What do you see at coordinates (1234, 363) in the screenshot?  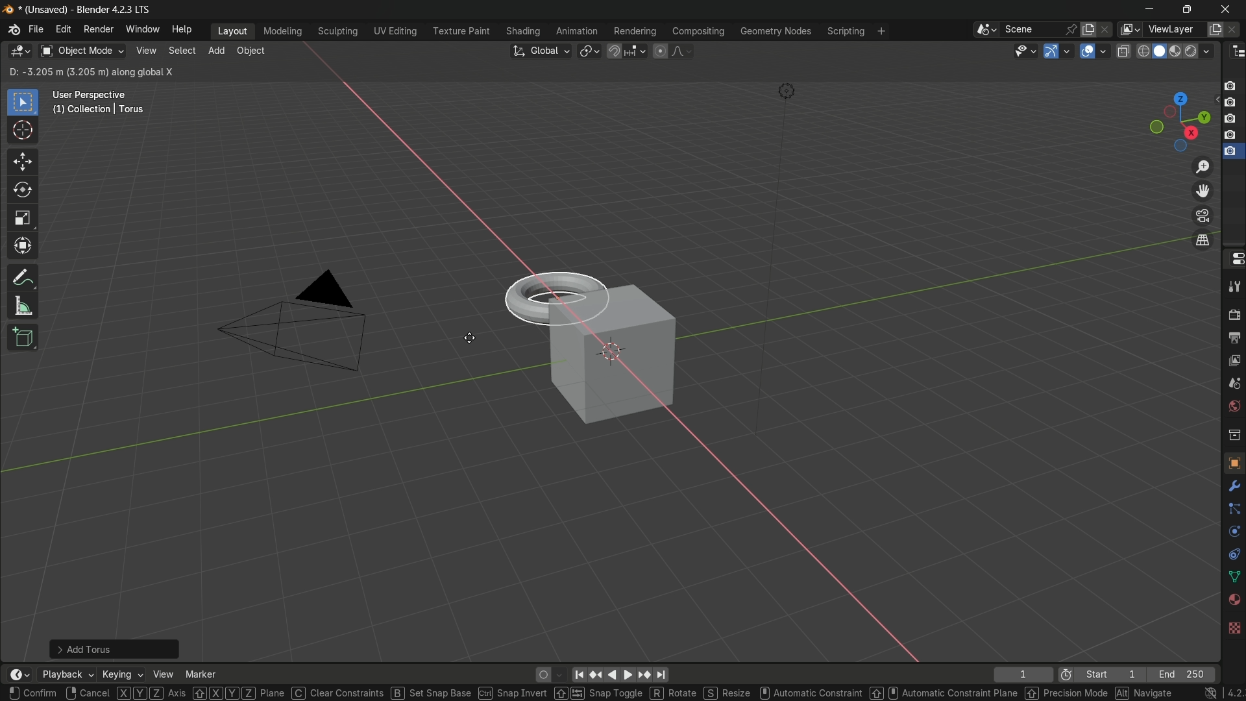 I see `view` at bounding box center [1234, 363].